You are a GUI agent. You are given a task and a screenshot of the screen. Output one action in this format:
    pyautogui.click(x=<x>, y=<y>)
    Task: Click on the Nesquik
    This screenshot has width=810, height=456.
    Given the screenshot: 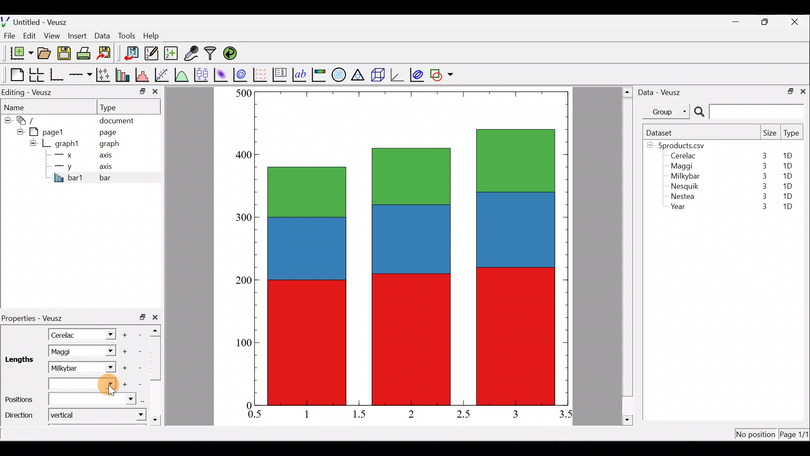 What is the action you would take?
    pyautogui.click(x=683, y=186)
    